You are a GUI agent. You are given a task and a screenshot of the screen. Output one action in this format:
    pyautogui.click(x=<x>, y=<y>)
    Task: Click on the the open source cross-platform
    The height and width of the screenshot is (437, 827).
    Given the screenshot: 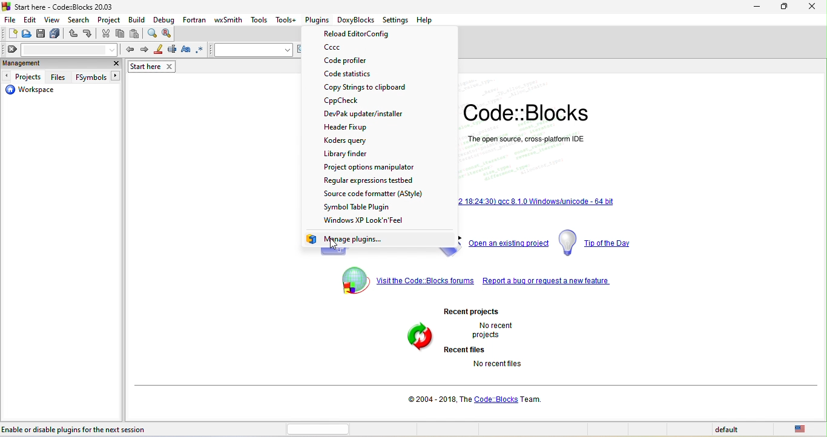 What is the action you would take?
    pyautogui.click(x=527, y=138)
    